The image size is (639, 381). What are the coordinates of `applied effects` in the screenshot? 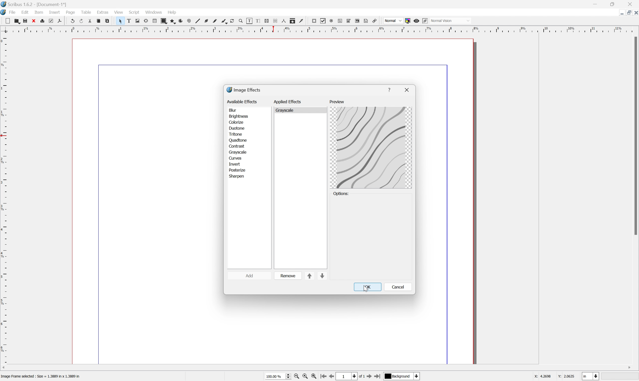 It's located at (288, 101).